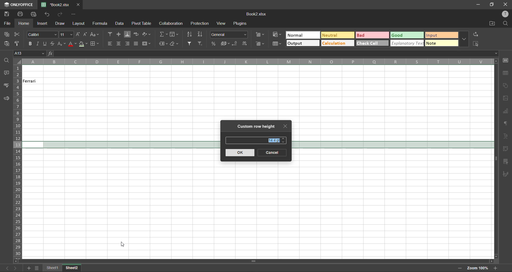 Image resolution: width=512 pixels, height=272 pixels. I want to click on italic, so click(38, 44).